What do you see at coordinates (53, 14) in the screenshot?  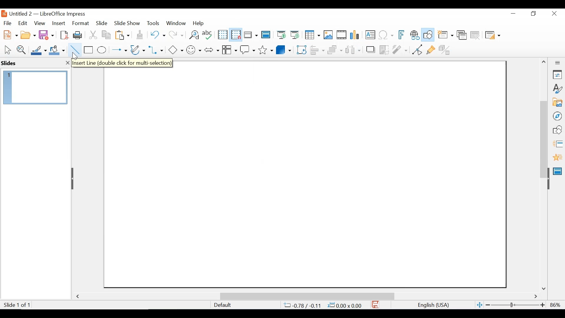 I see `Untitled 2 - LibreOffice Impress` at bounding box center [53, 14].